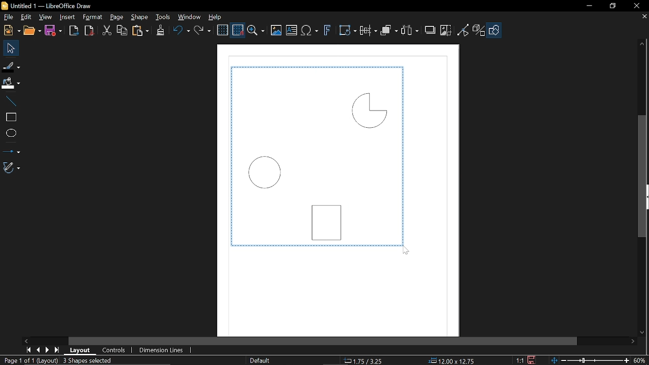  What do you see at coordinates (58, 350) in the screenshot?
I see `last page` at bounding box center [58, 350].